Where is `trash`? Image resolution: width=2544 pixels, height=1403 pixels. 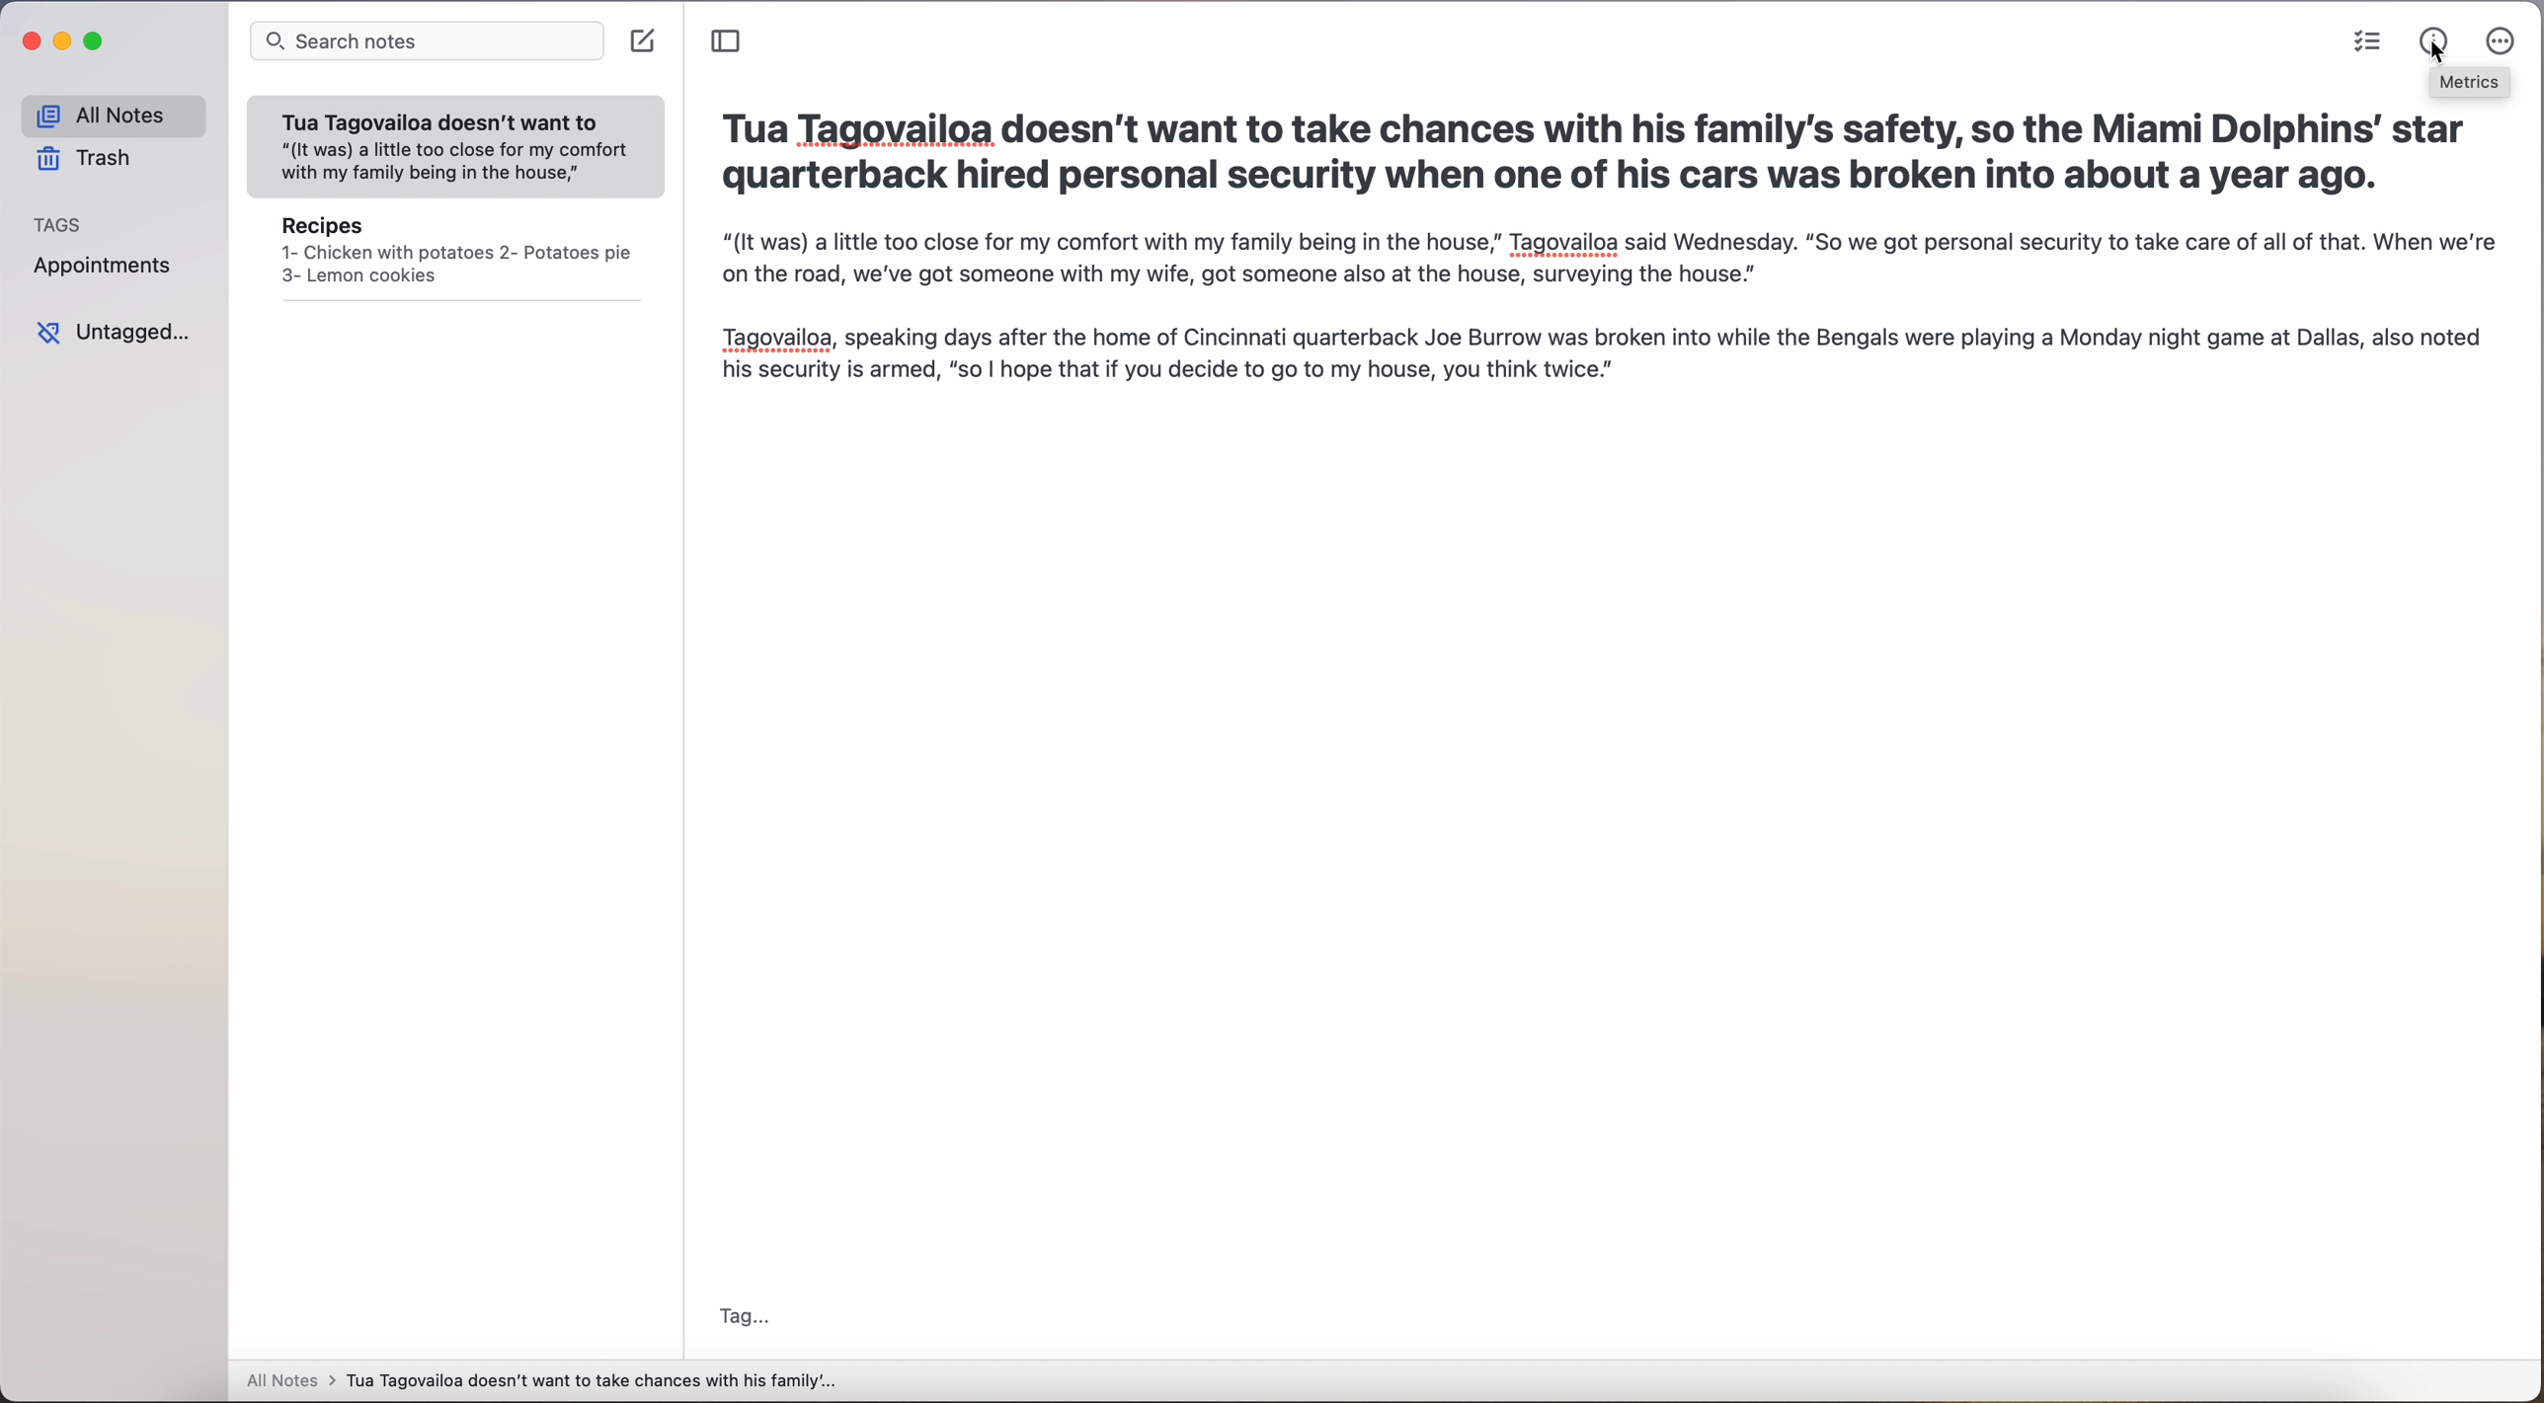 trash is located at coordinates (87, 159).